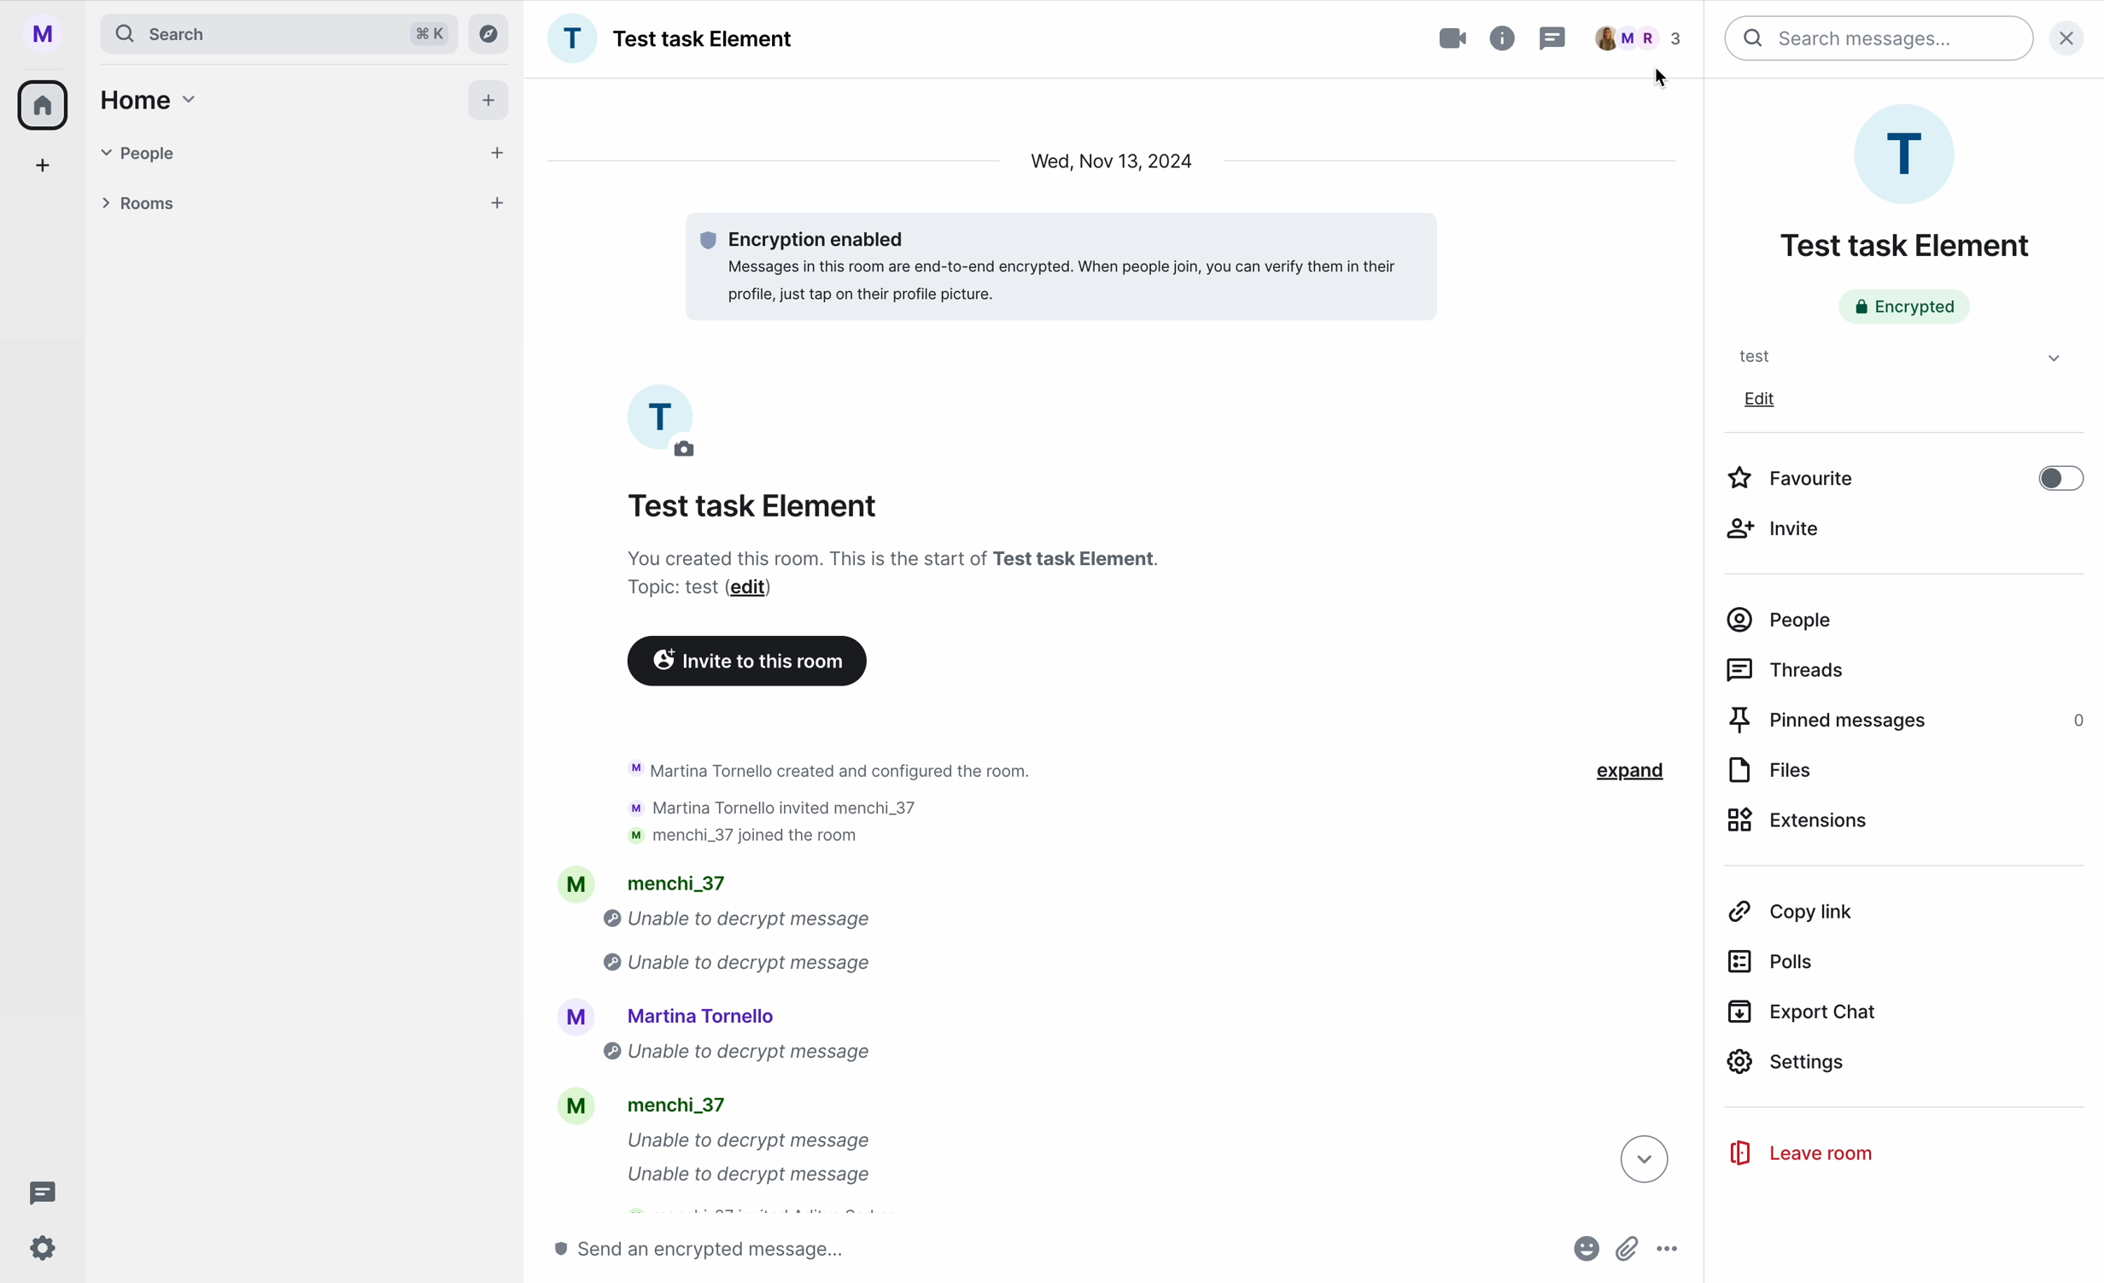 This screenshot has width=2104, height=1283. Describe the element at coordinates (44, 166) in the screenshot. I see `add` at that location.